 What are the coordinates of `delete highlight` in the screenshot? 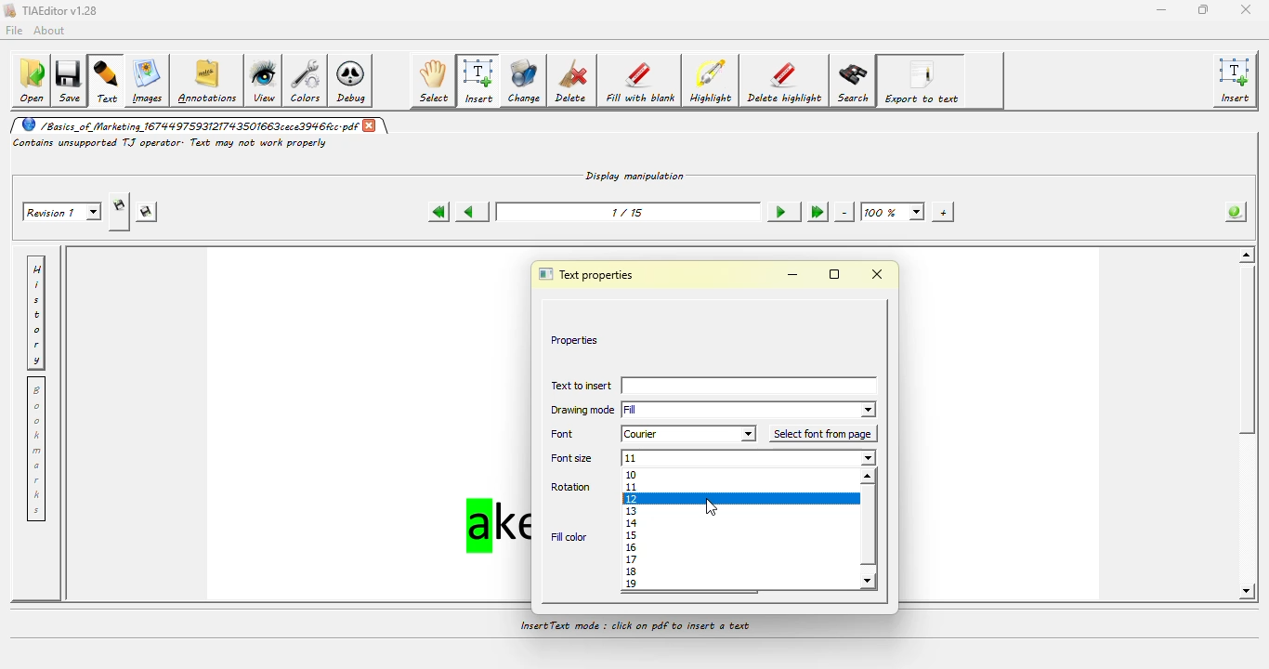 It's located at (785, 81).